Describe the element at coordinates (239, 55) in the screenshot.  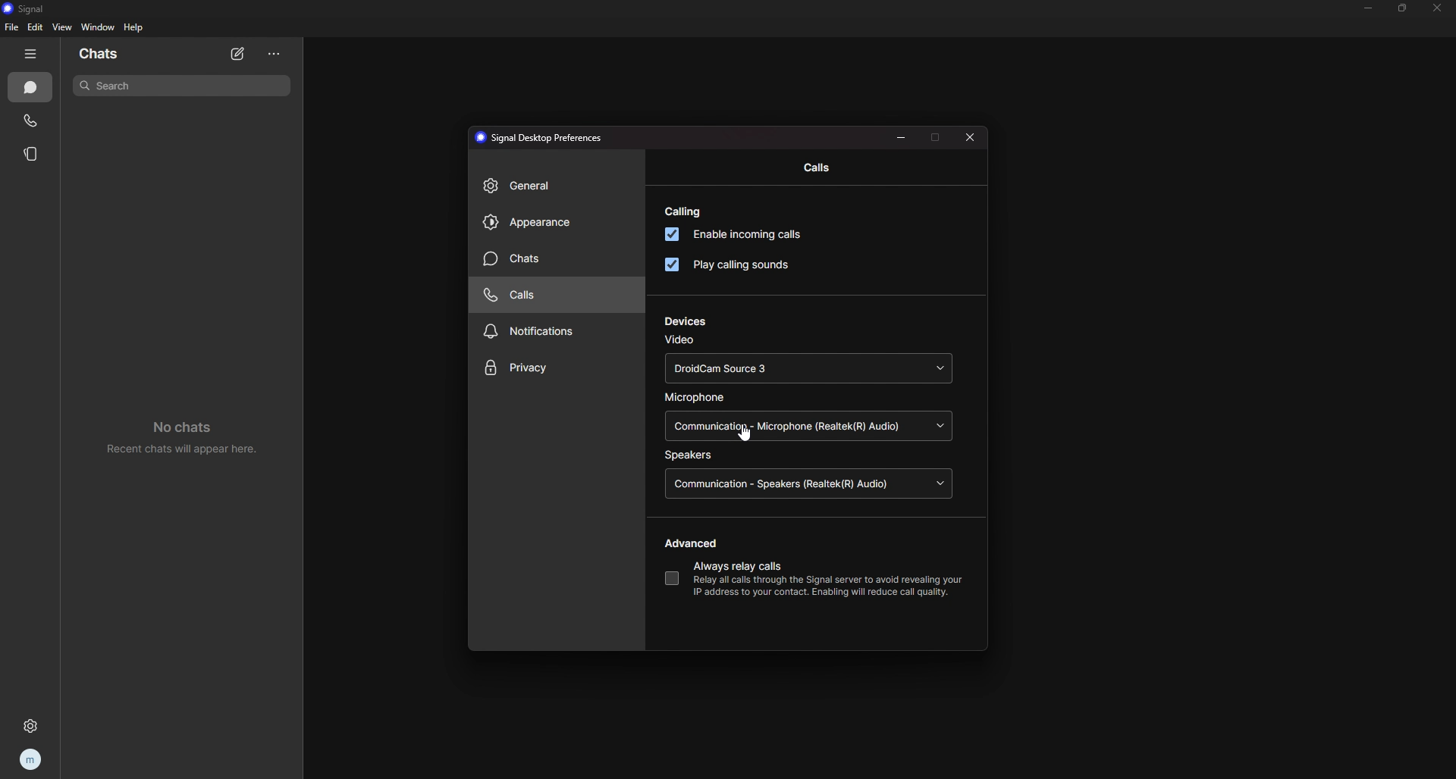
I see `new chat` at that location.